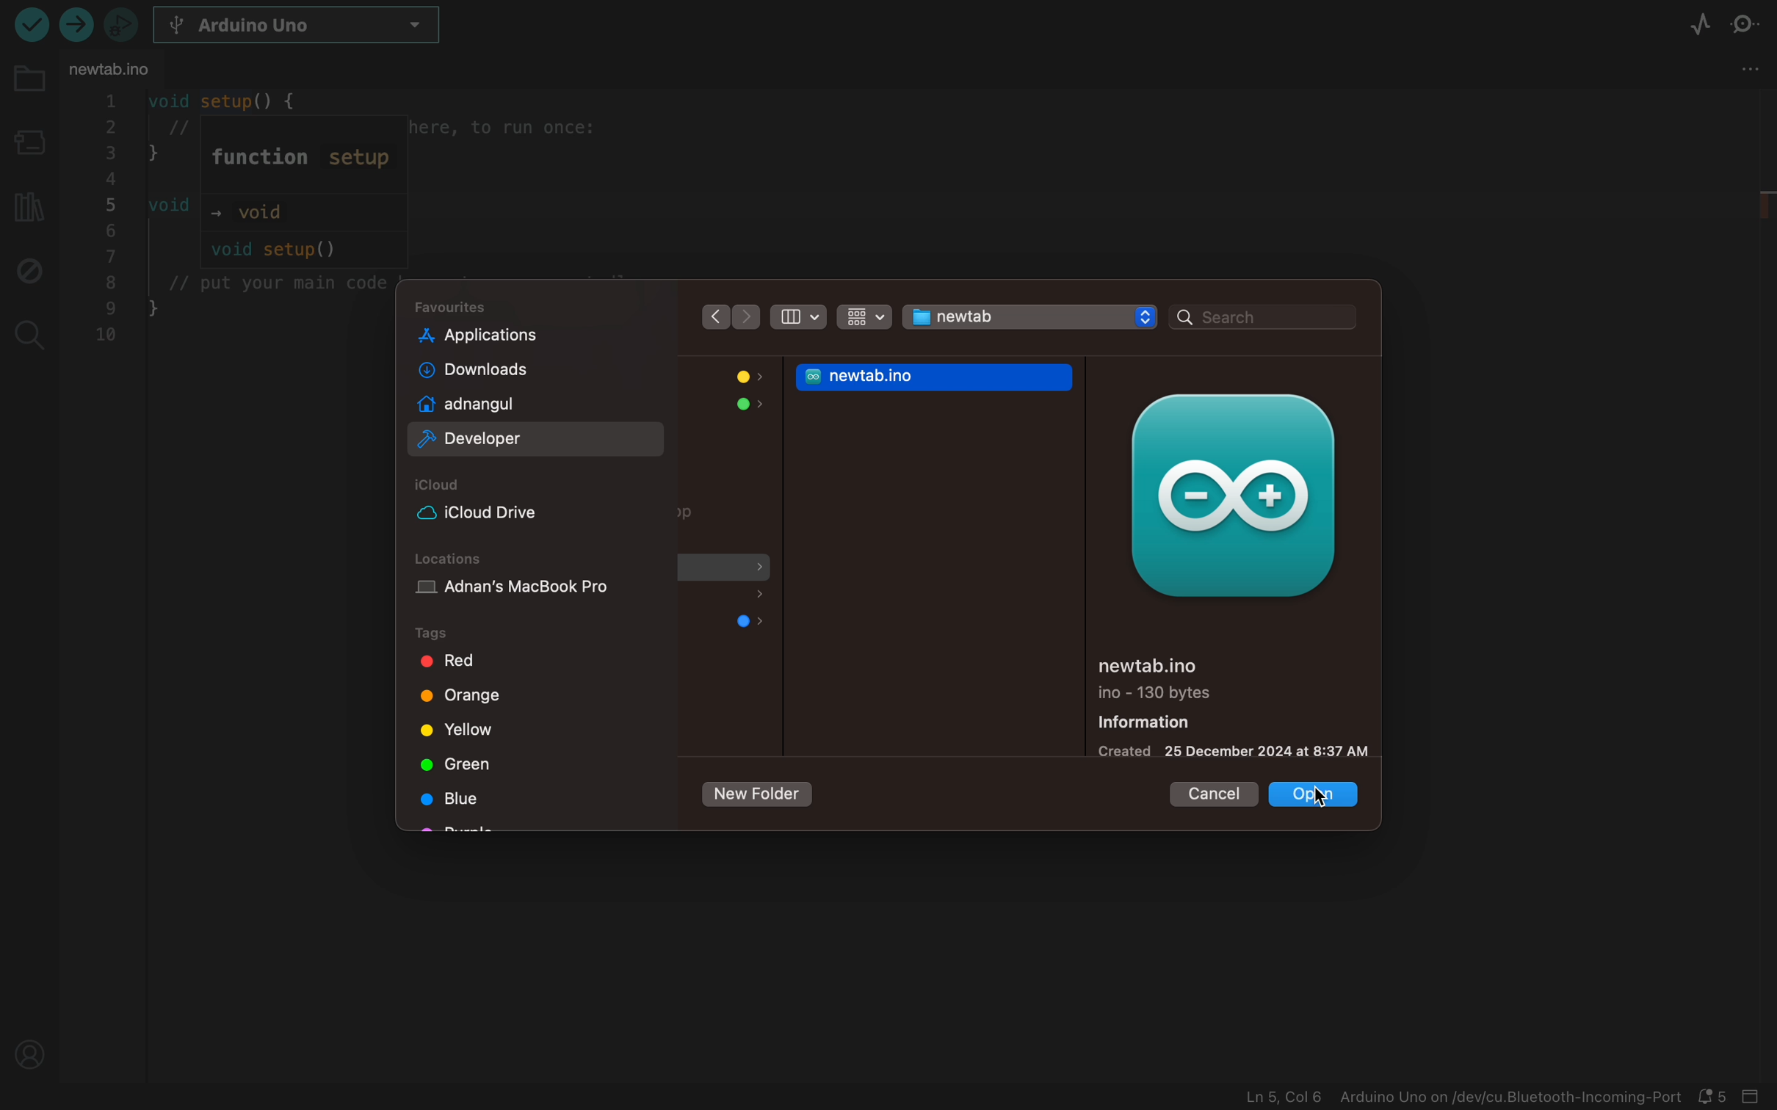 The width and height of the screenshot is (1777, 1110). I want to click on logo, so click(1230, 495).